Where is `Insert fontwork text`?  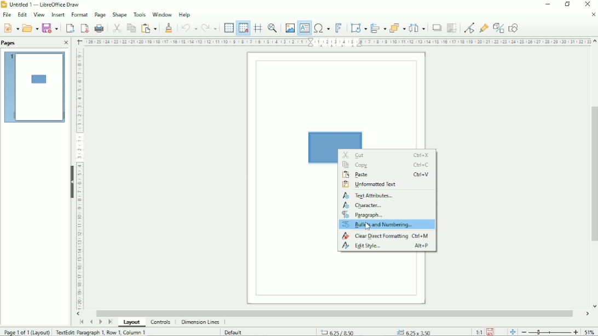 Insert fontwork text is located at coordinates (340, 28).